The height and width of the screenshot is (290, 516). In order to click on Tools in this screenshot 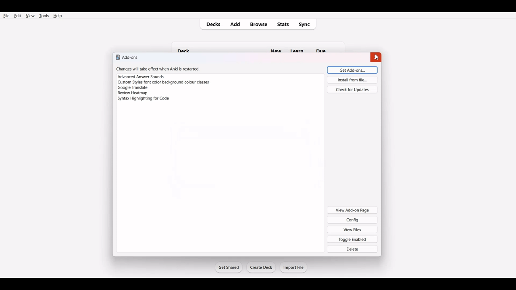, I will do `click(44, 16)`.